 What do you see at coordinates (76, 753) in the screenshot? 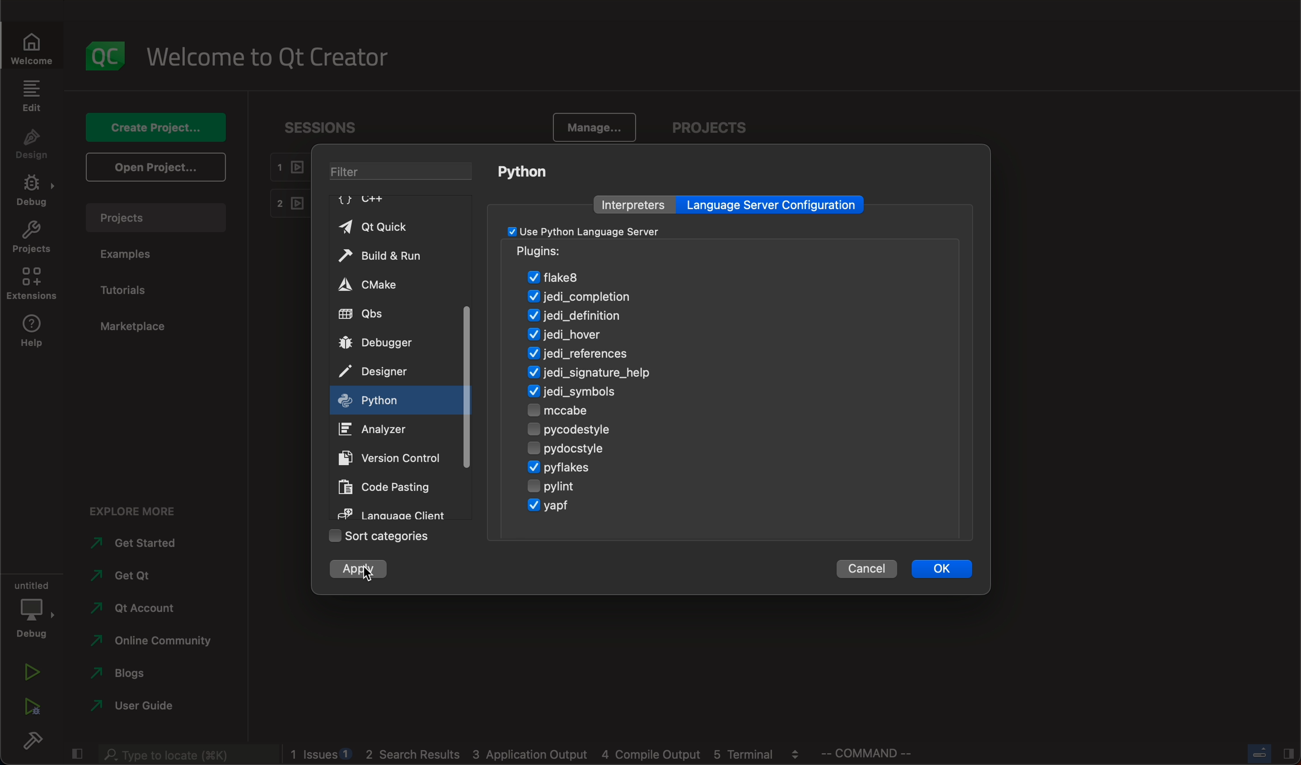
I see `close slide bar` at bounding box center [76, 753].